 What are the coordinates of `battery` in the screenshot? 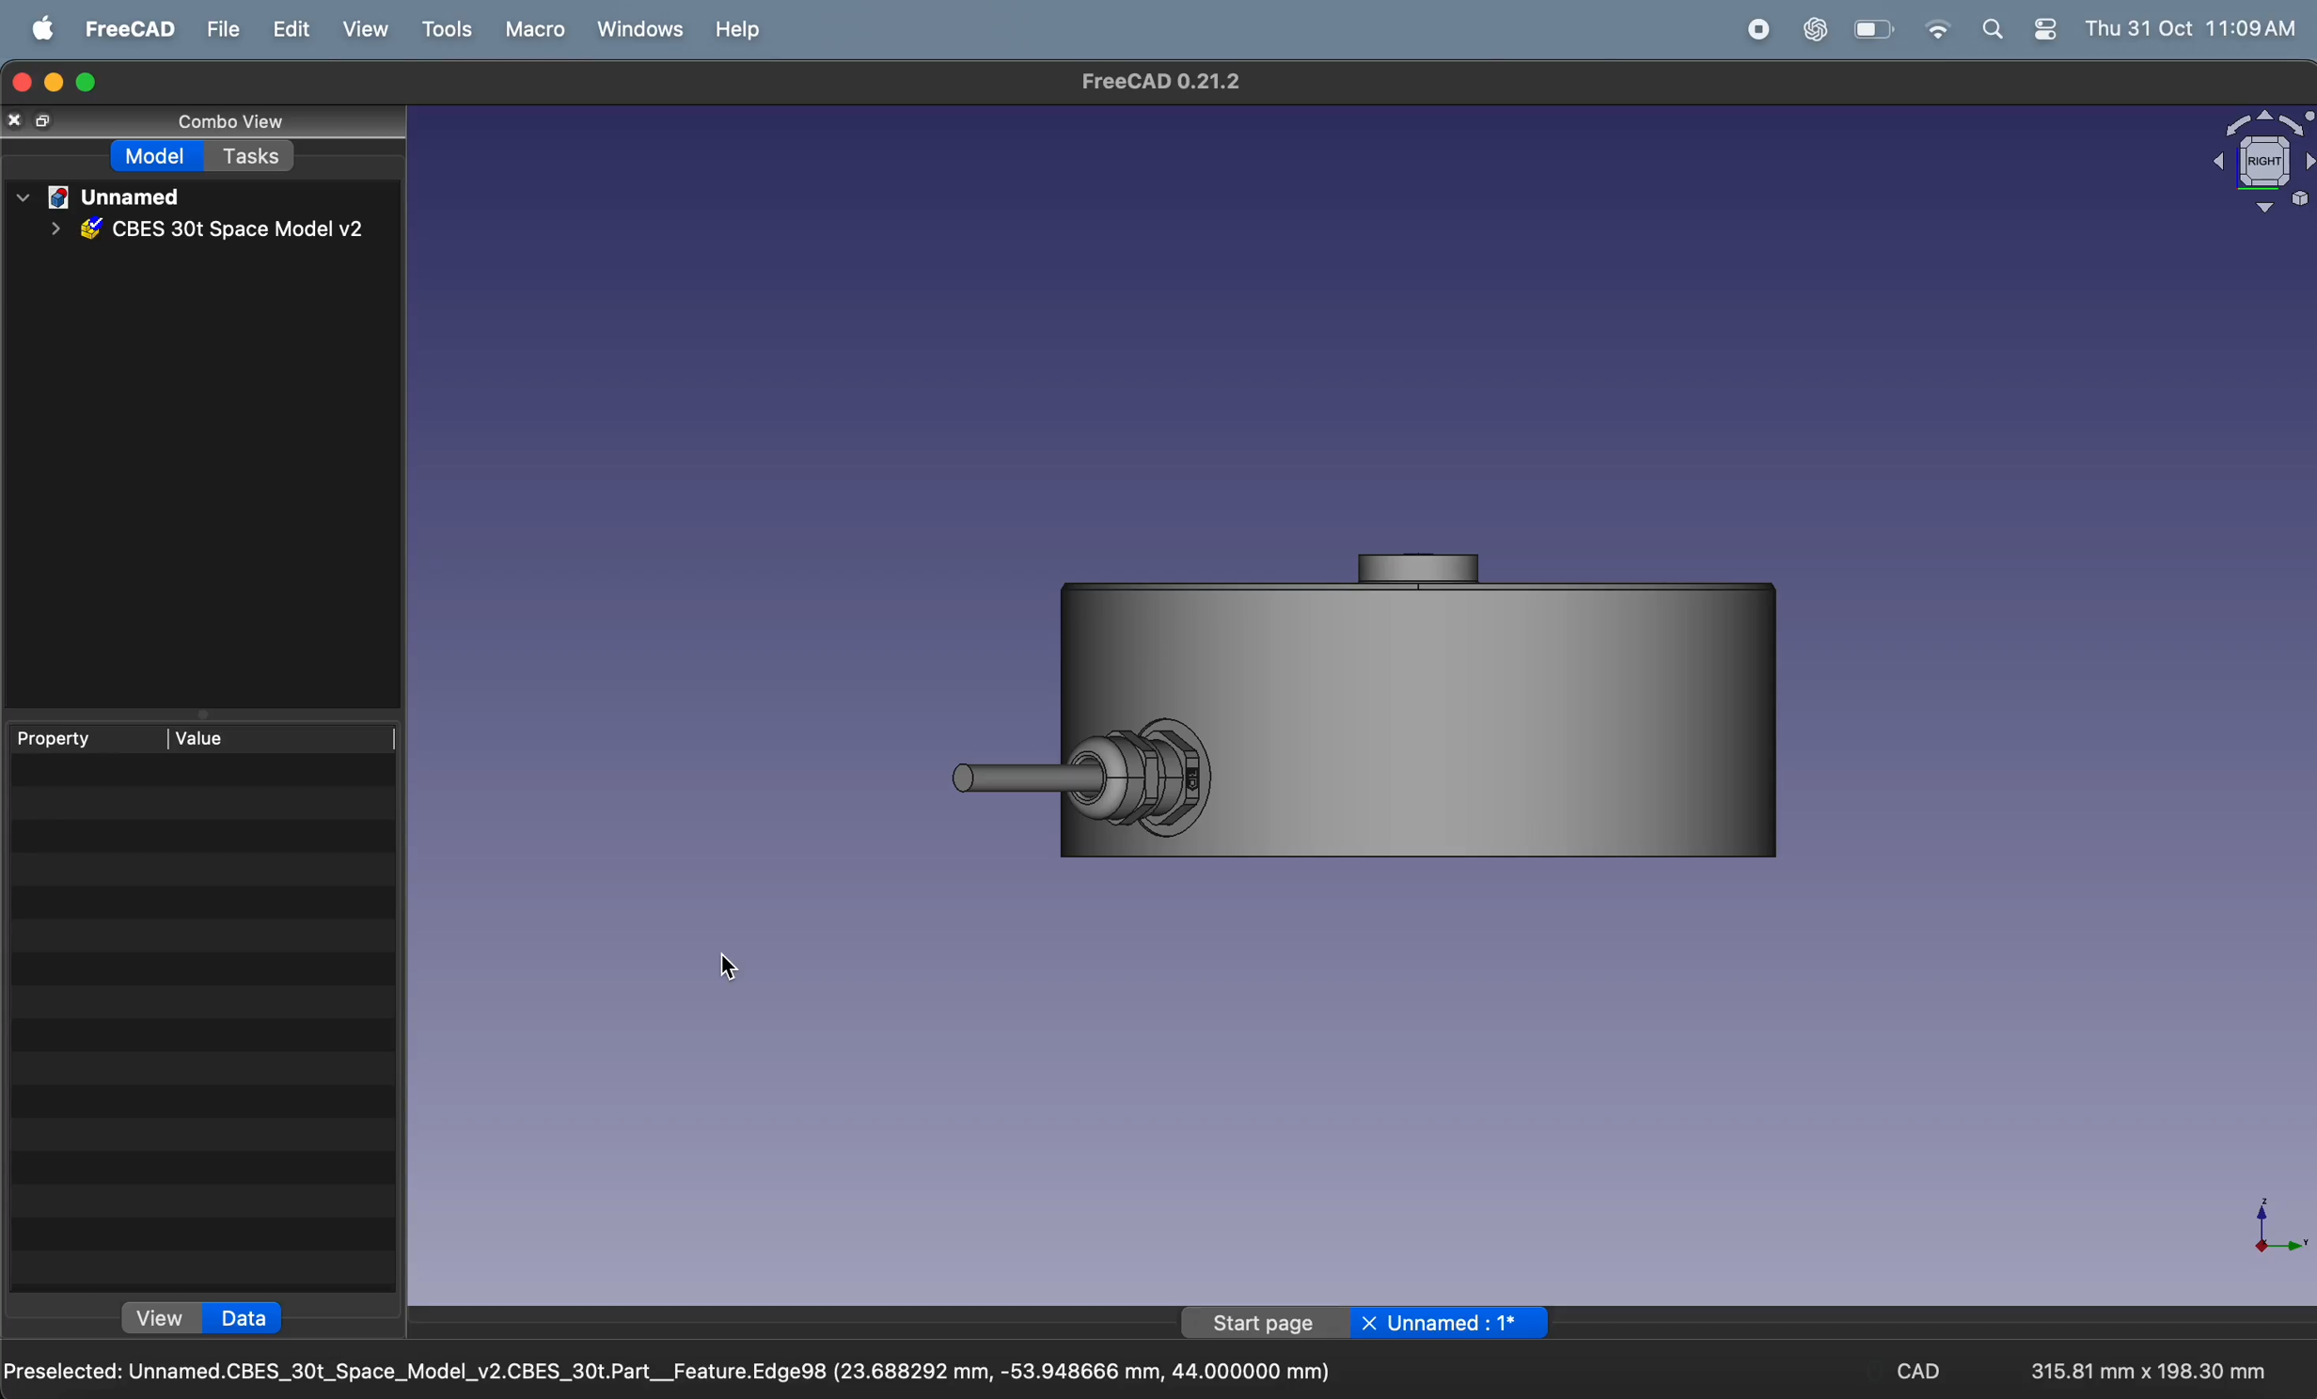 It's located at (1877, 28).